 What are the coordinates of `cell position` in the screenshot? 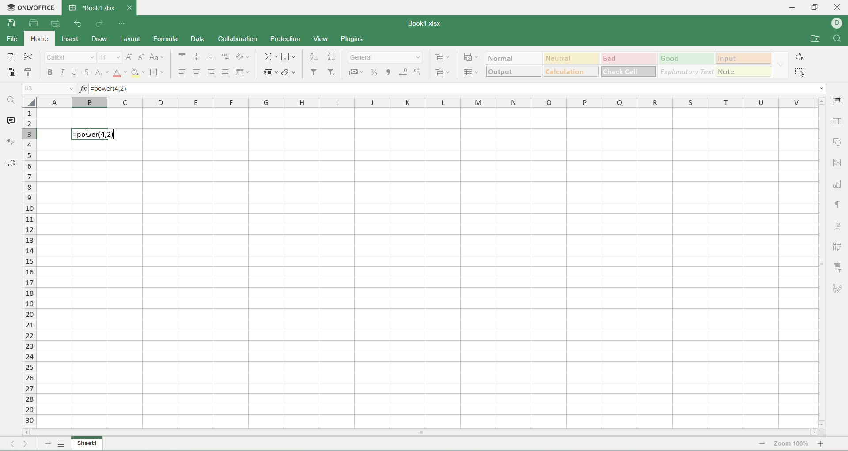 It's located at (48, 89).